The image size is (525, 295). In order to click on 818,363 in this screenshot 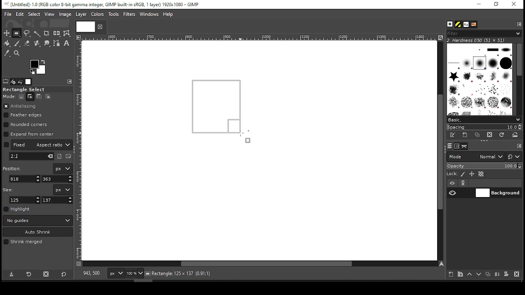, I will do `click(91, 273)`.